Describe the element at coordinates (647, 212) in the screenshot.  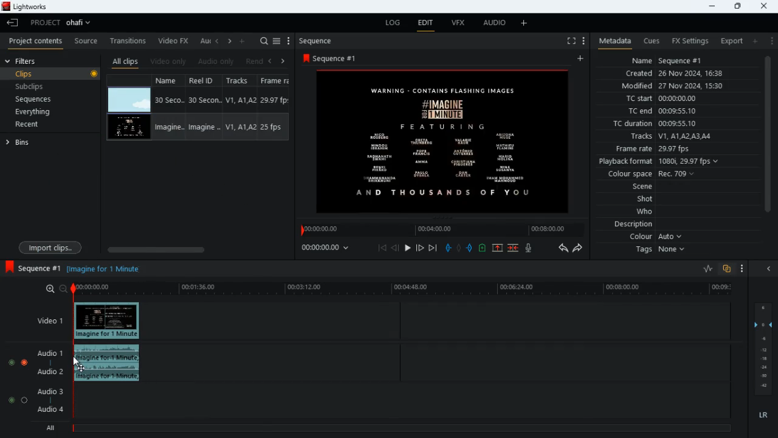
I see `who` at that location.